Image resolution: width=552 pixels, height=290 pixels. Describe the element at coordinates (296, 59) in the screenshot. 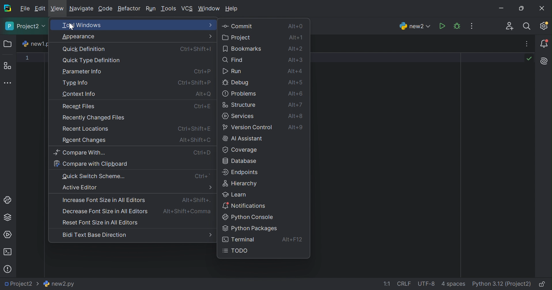

I see `Alt+3` at that location.